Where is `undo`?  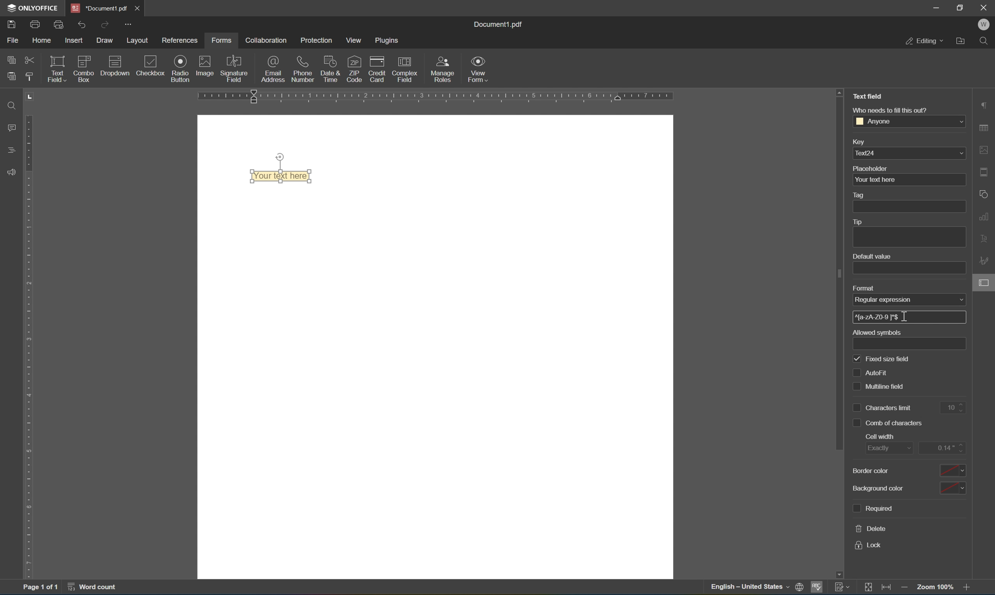
undo is located at coordinates (81, 26).